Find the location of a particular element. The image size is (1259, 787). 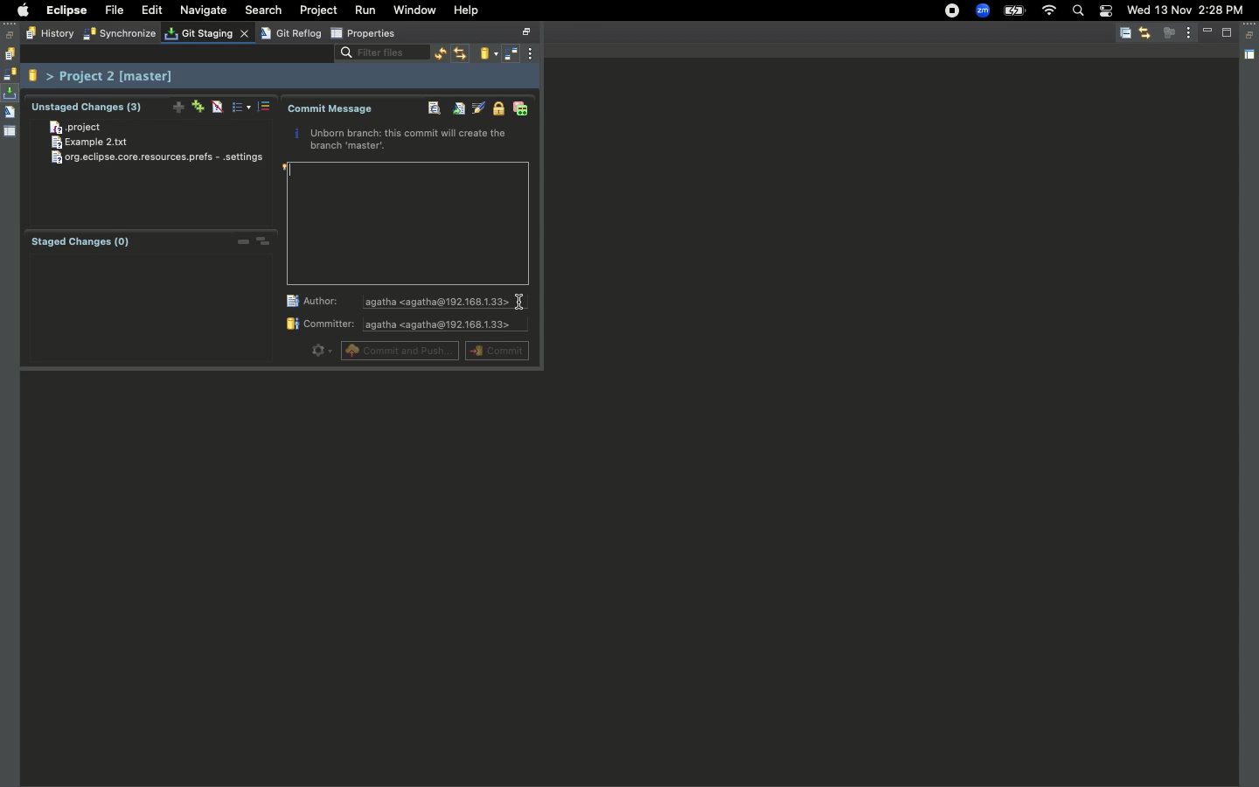

Remove all files is located at coordinates (265, 241).